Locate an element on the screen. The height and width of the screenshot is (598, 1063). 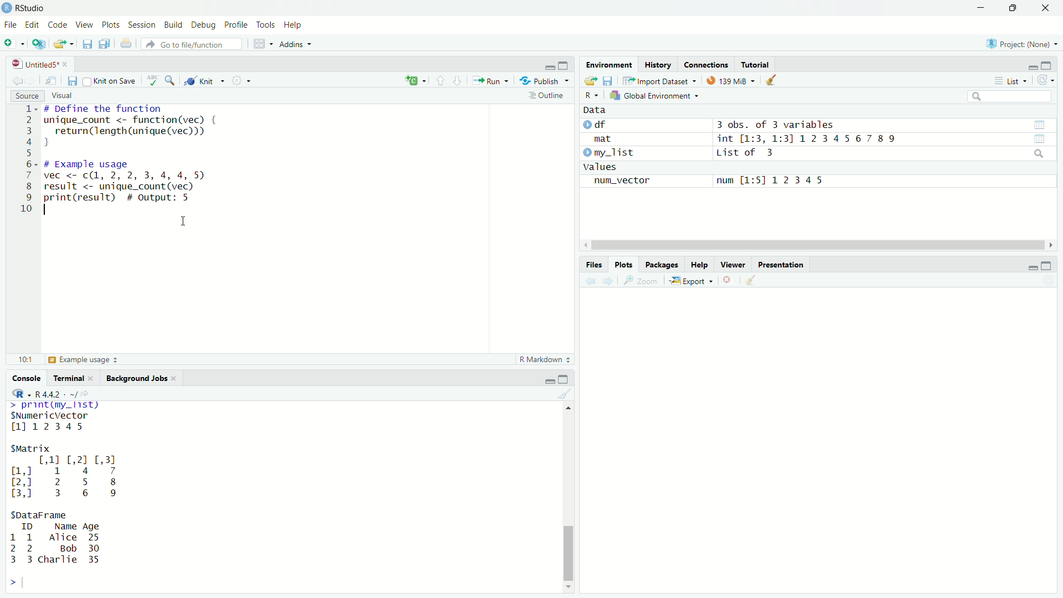
search bar is located at coordinates (1011, 96).